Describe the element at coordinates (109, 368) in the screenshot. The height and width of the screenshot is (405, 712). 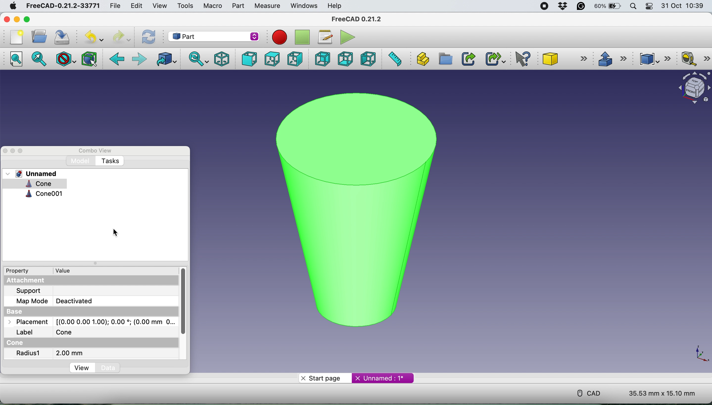
I see `data` at that location.